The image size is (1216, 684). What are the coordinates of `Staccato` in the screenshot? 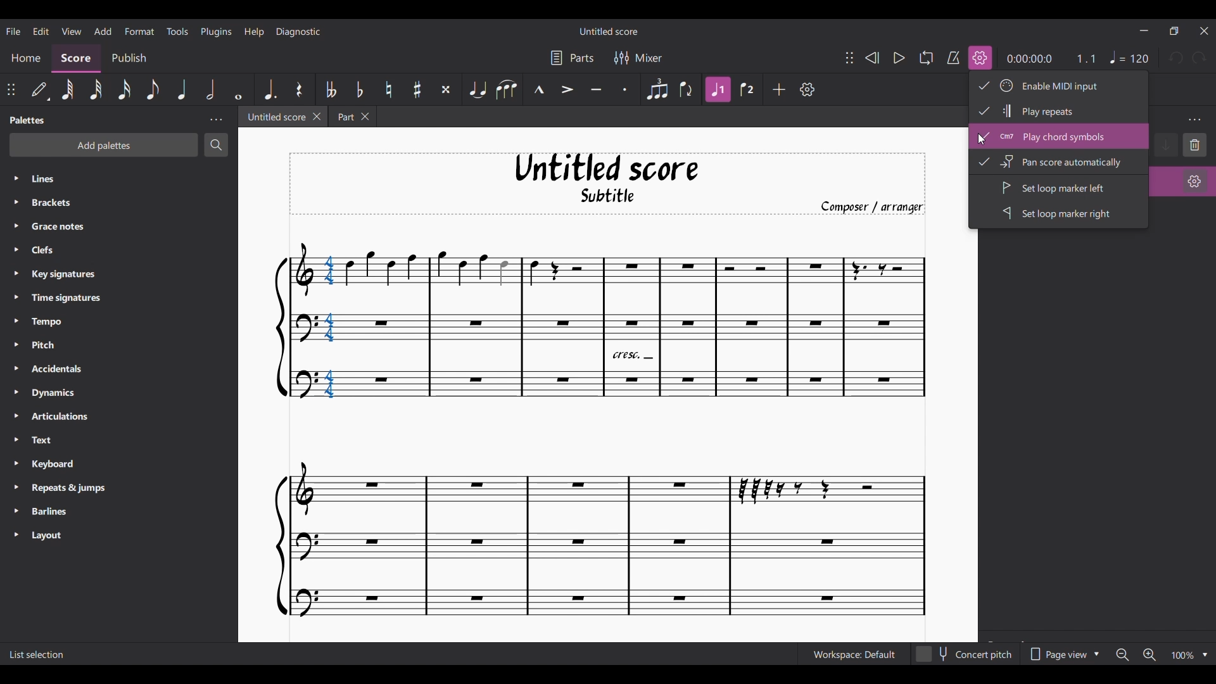 It's located at (626, 89).